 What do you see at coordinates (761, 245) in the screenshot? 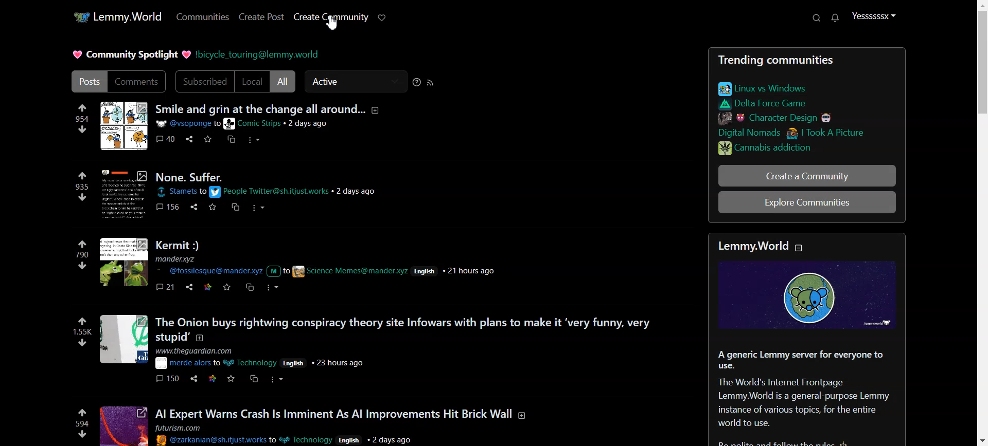
I see `Lemmyworld` at bounding box center [761, 245].